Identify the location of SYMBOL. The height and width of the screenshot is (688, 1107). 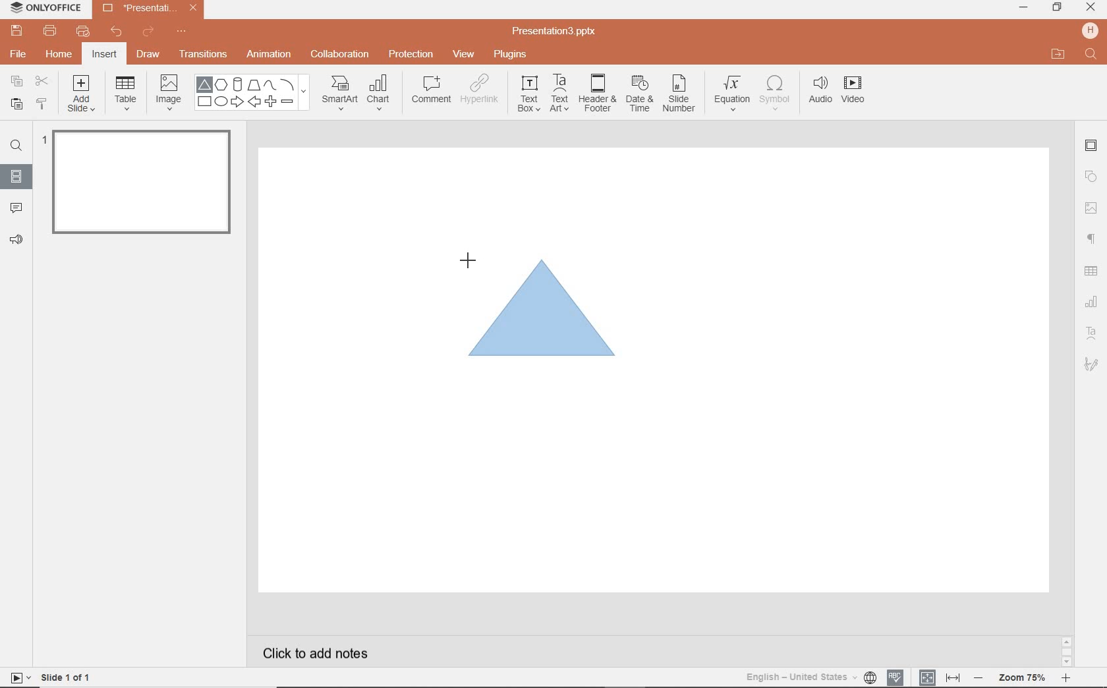
(777, 90).